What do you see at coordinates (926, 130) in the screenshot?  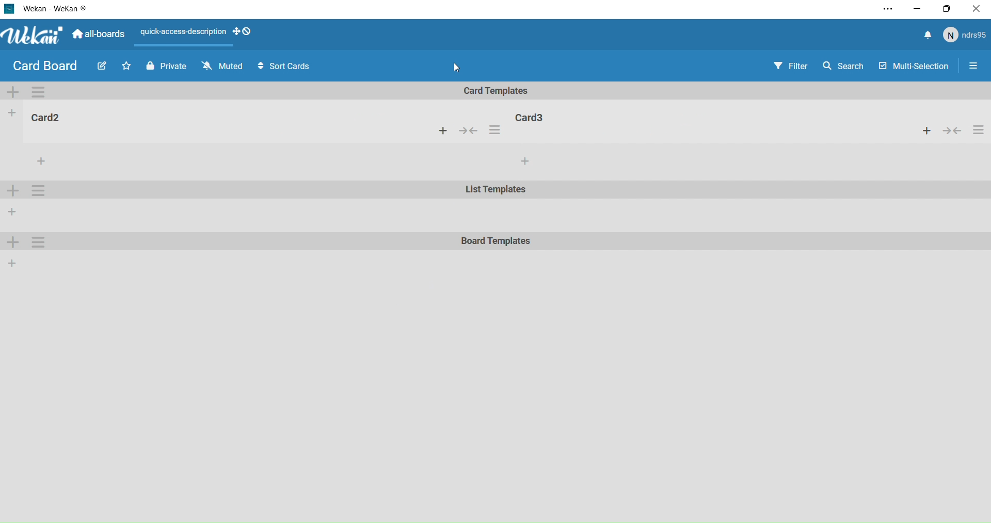 I see `add` at bounding box center [926, 130].